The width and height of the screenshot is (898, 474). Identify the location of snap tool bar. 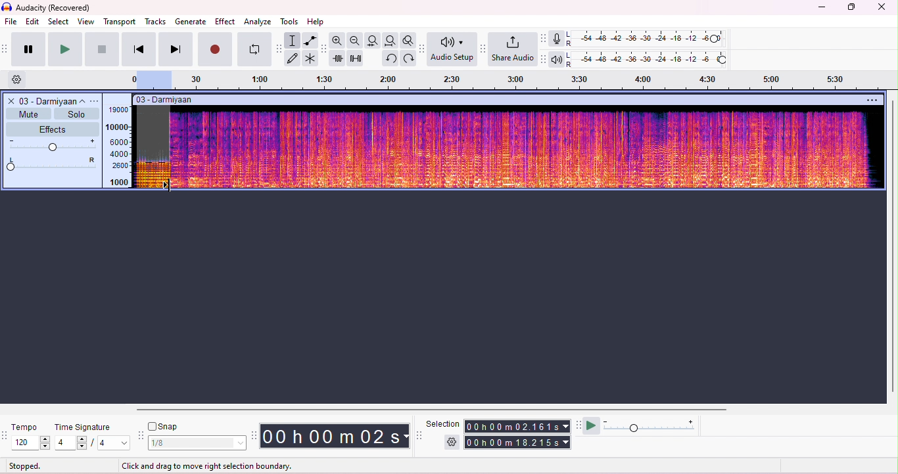
(141, 434).